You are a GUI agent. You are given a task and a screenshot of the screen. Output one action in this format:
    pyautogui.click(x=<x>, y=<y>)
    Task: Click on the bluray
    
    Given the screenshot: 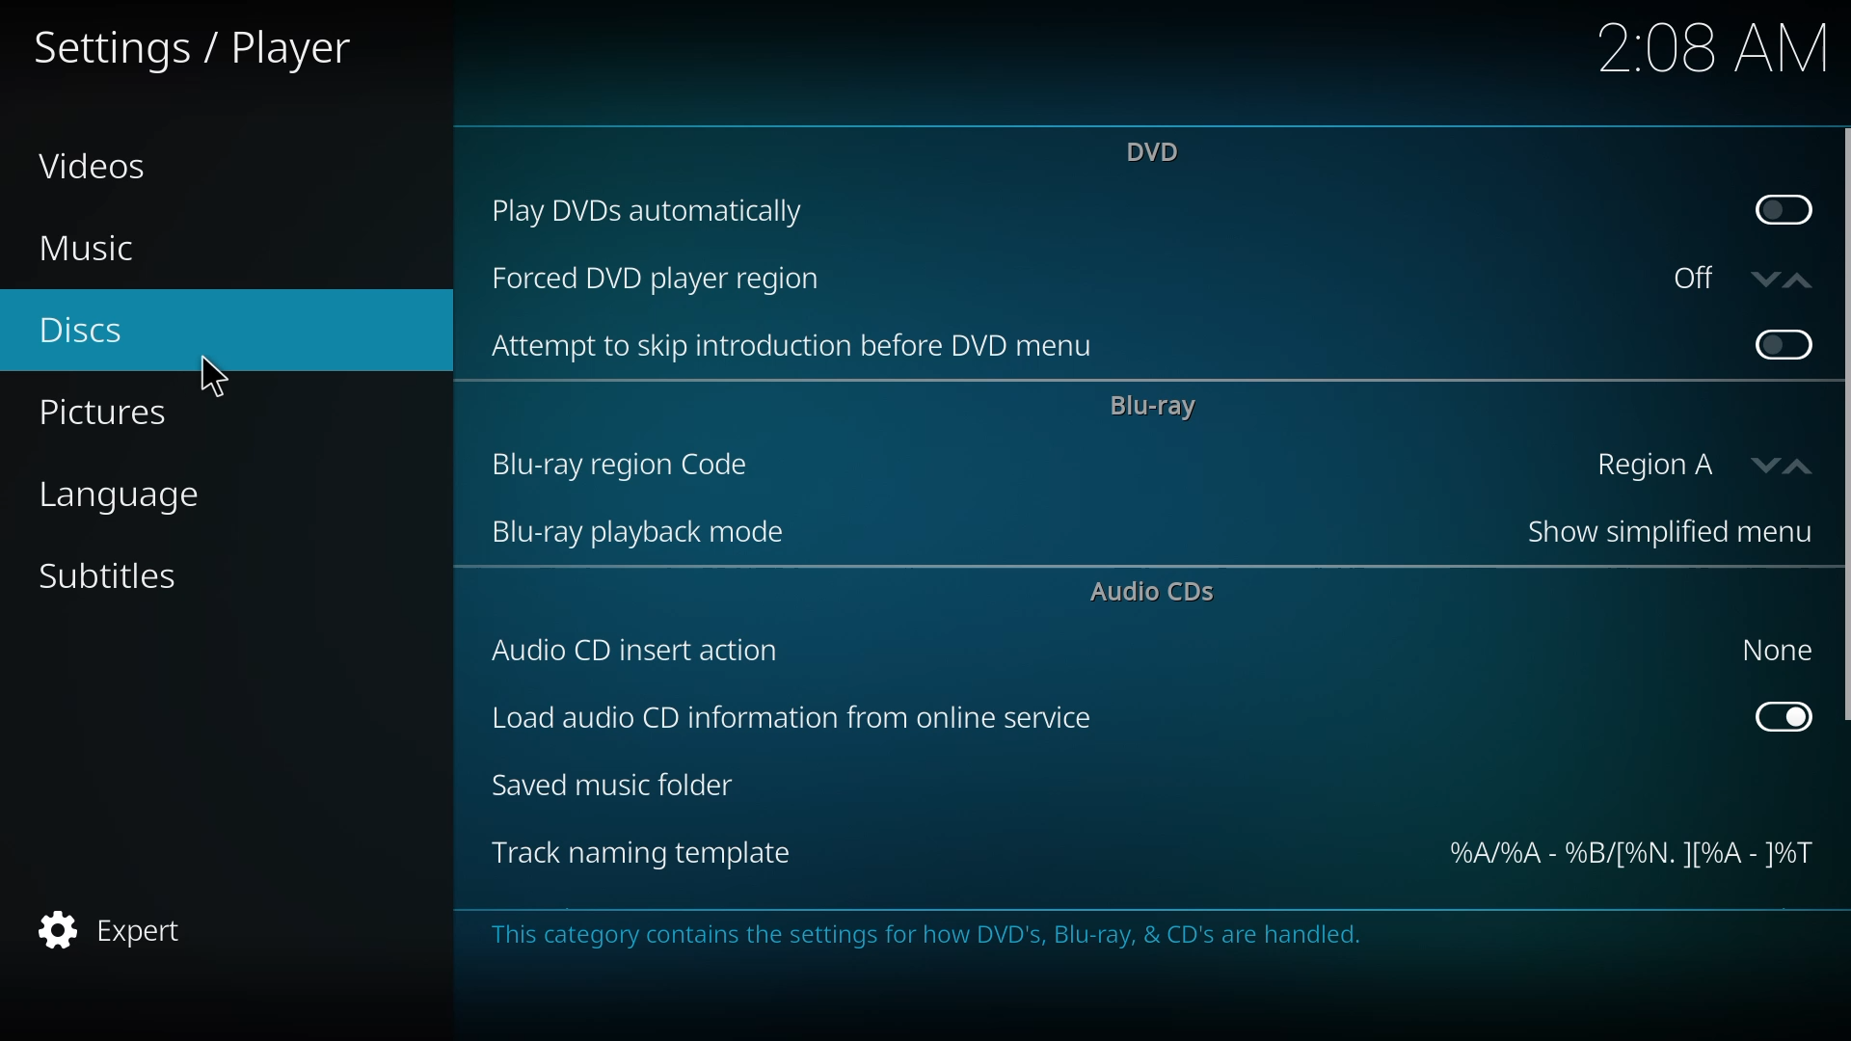 What is the action you would take?
    pyautogui.click(x=1154, y=407)
    